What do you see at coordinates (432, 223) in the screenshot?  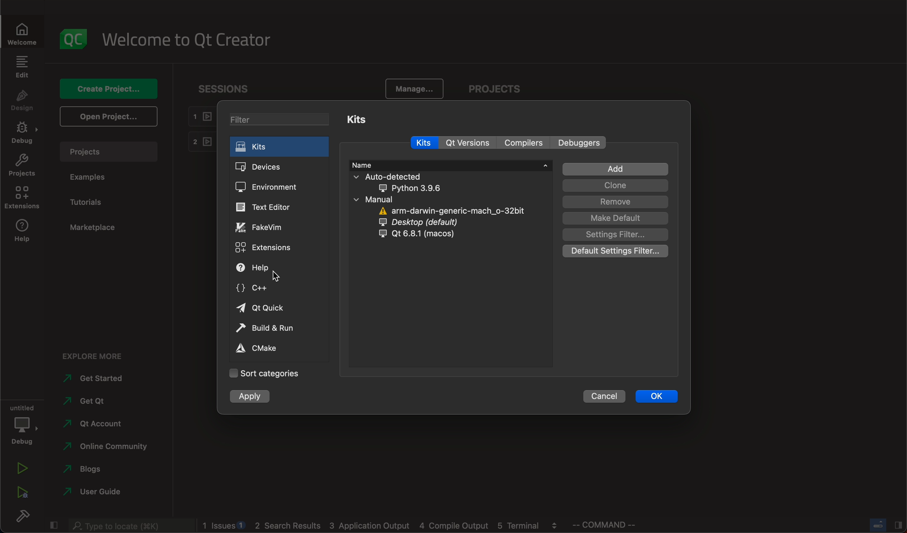 I see `desktop` at bounding box center [432, 223].